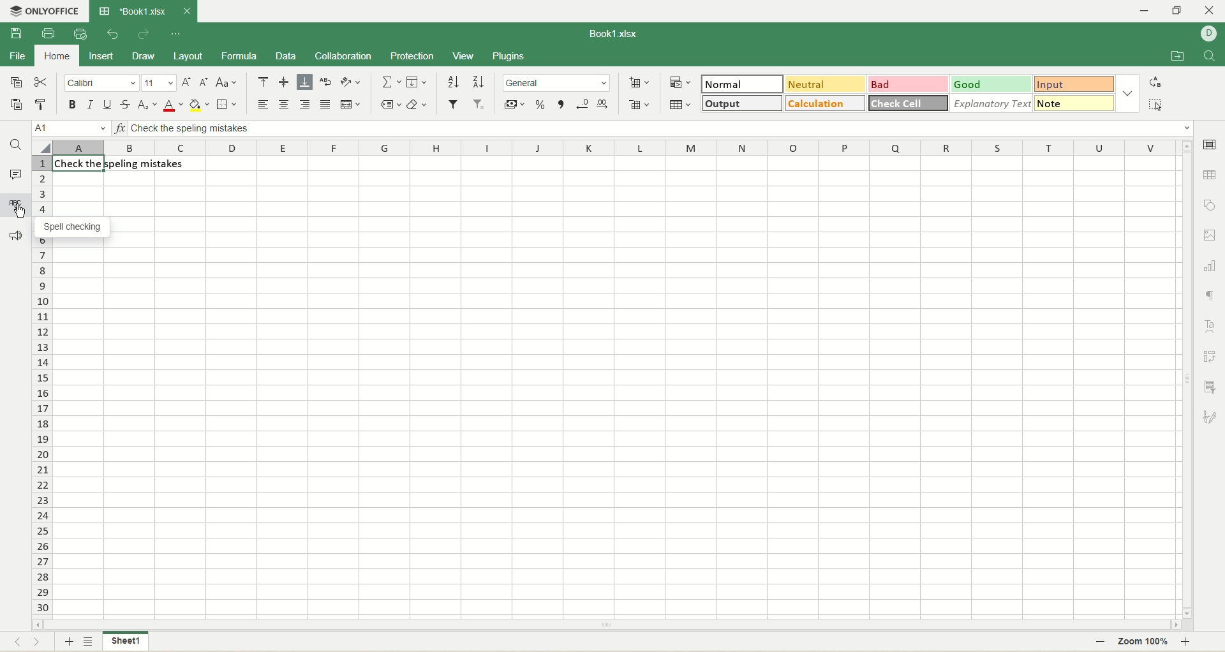 This screenshot has height=652, width=1225. What do you see at coordinates (48, 33) in the screenshot?
I see `print` at bounding box center [48, 33].